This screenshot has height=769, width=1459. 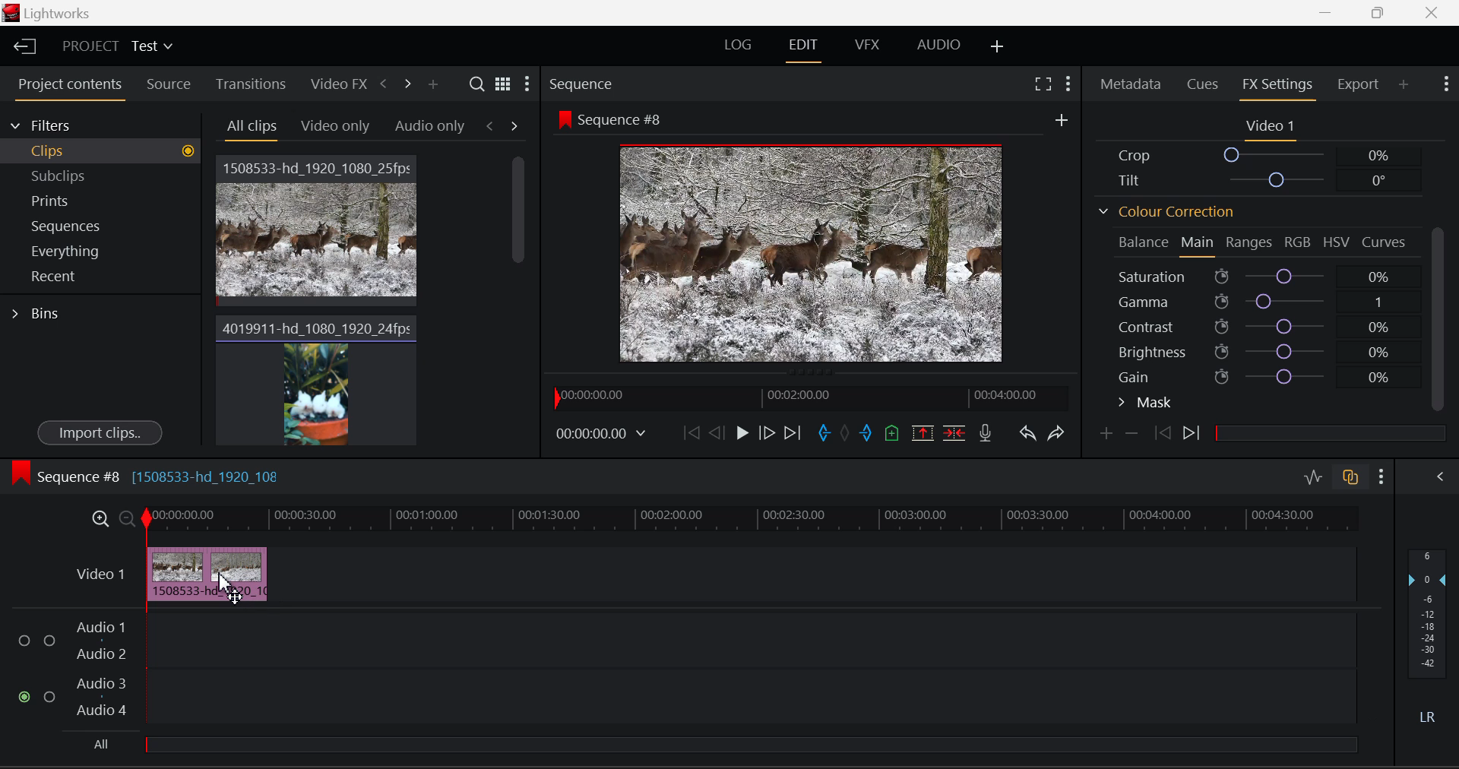 I want to click on Audio 2, so click(x=103, y=654).